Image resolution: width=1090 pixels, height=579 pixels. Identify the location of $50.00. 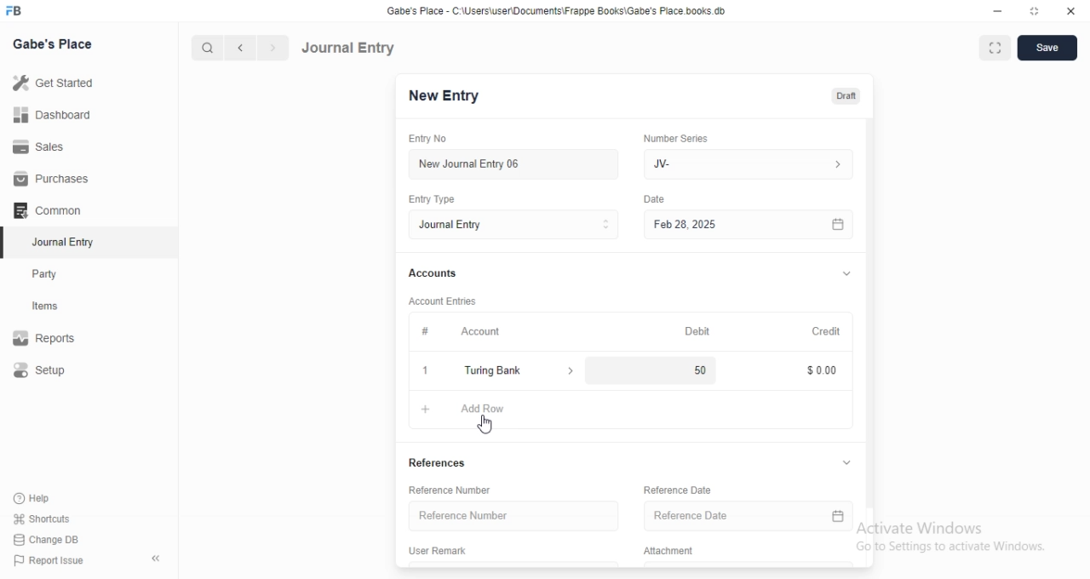
(699, 370).